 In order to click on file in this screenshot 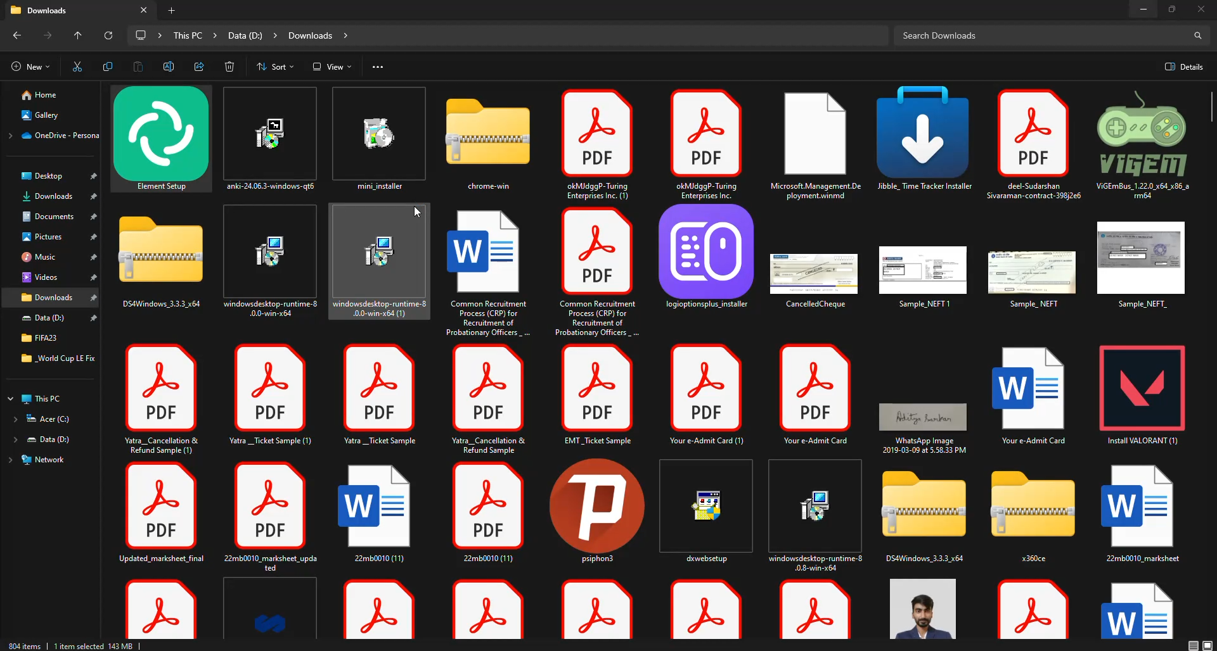, I will do `click(925, 607)`.